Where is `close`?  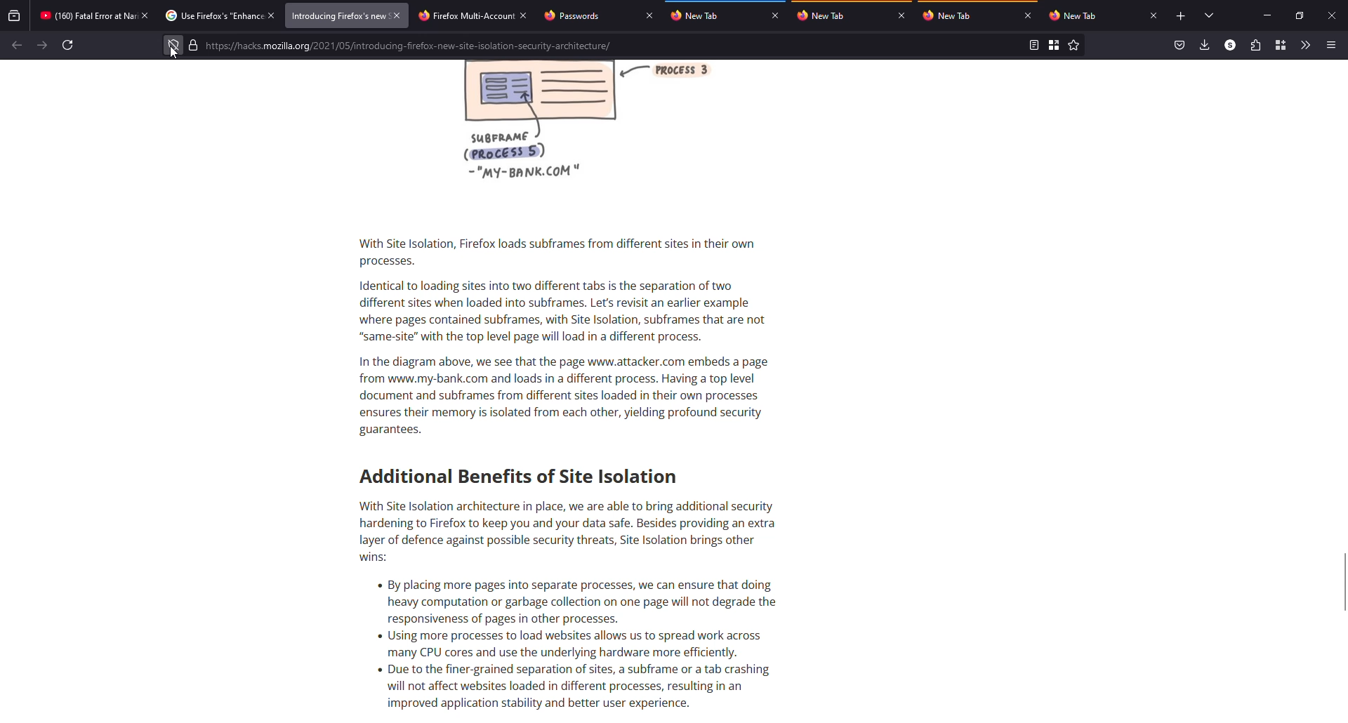 close is located at coordinates (1029, 16).